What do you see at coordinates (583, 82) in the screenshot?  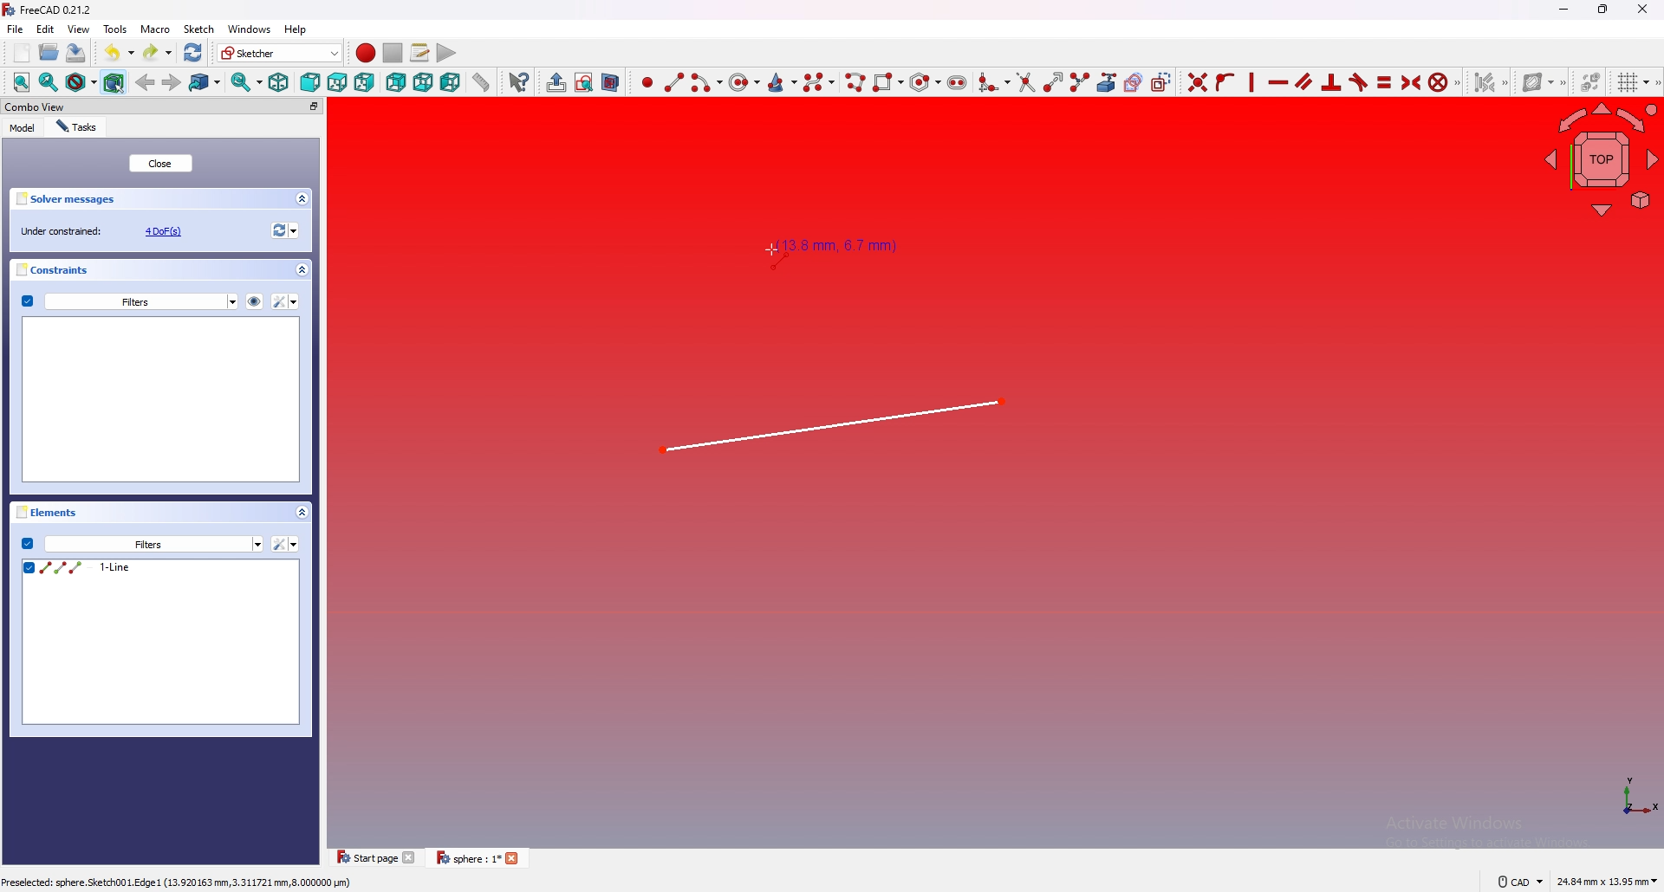 I see `View sketch` at bounding box center [583, 82].